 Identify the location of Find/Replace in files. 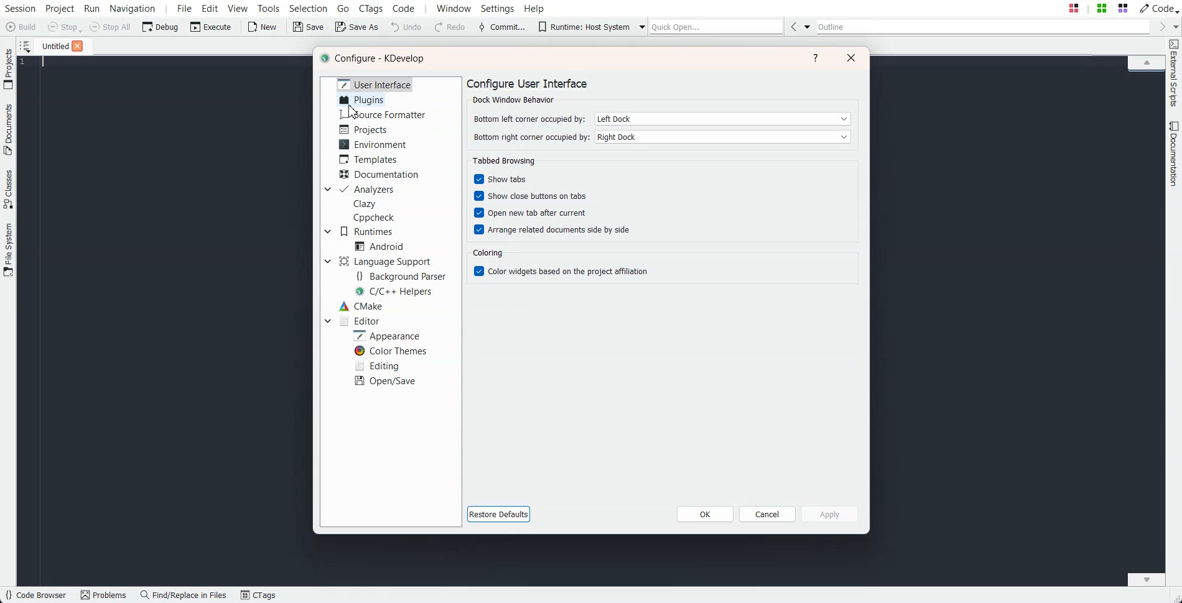
(184, 595).